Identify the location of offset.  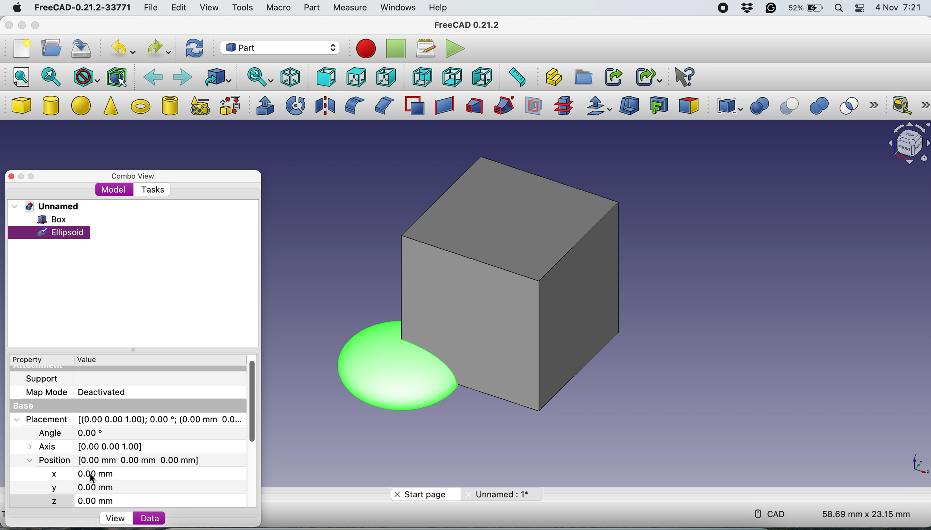
(599, 107).